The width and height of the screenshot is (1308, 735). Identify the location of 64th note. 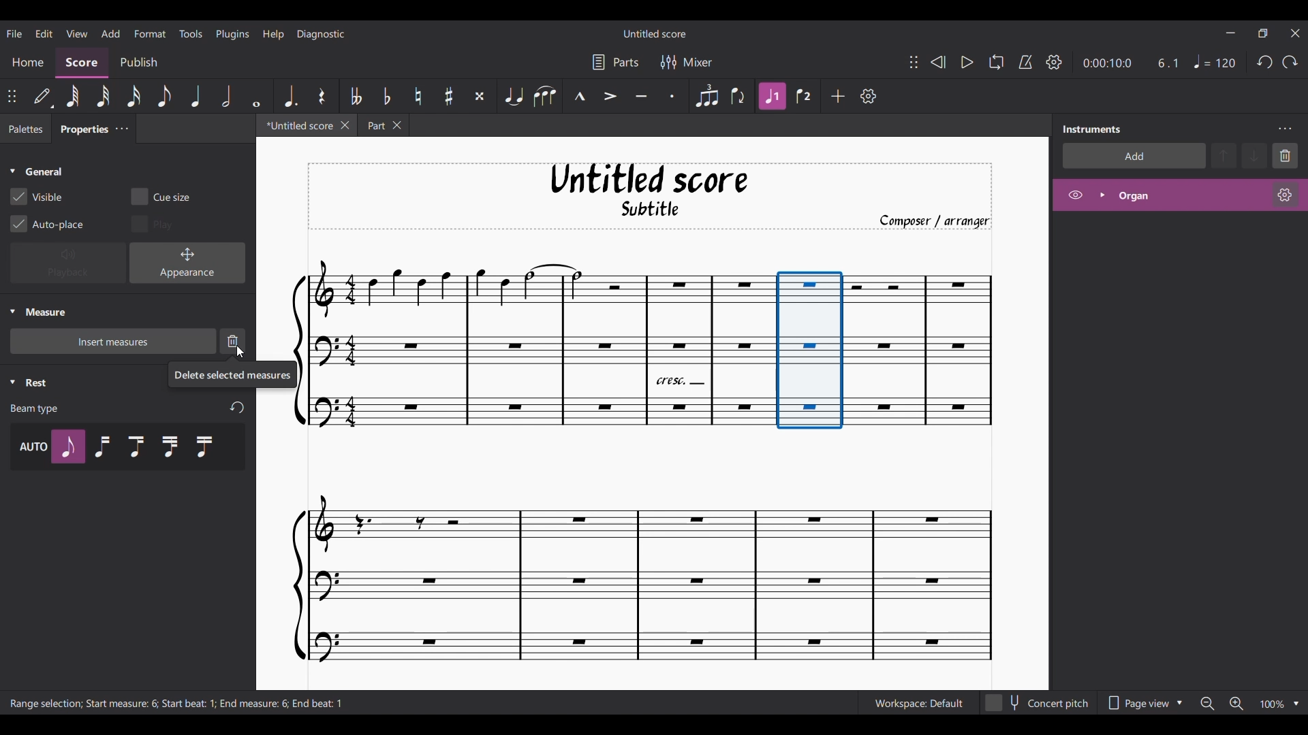
(72, 96).